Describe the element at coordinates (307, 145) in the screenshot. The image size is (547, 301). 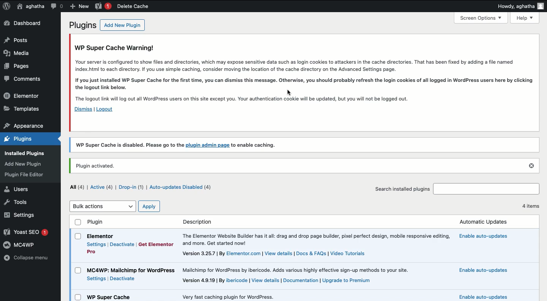
I see `WP Super cache is disabled` at that location.